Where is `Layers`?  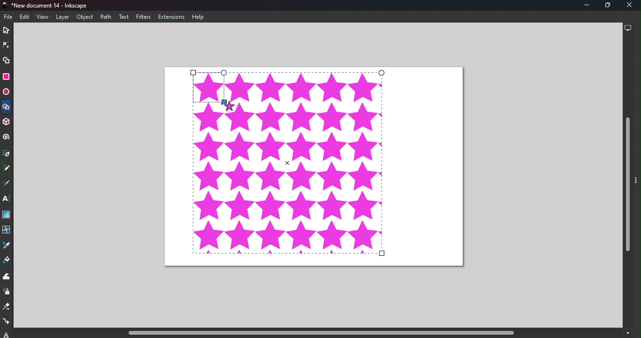 Layers is located at coordinates (62, 17).